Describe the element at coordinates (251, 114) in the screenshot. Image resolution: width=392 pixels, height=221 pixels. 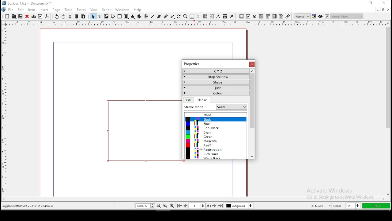
I see `scroll bar` at that location.